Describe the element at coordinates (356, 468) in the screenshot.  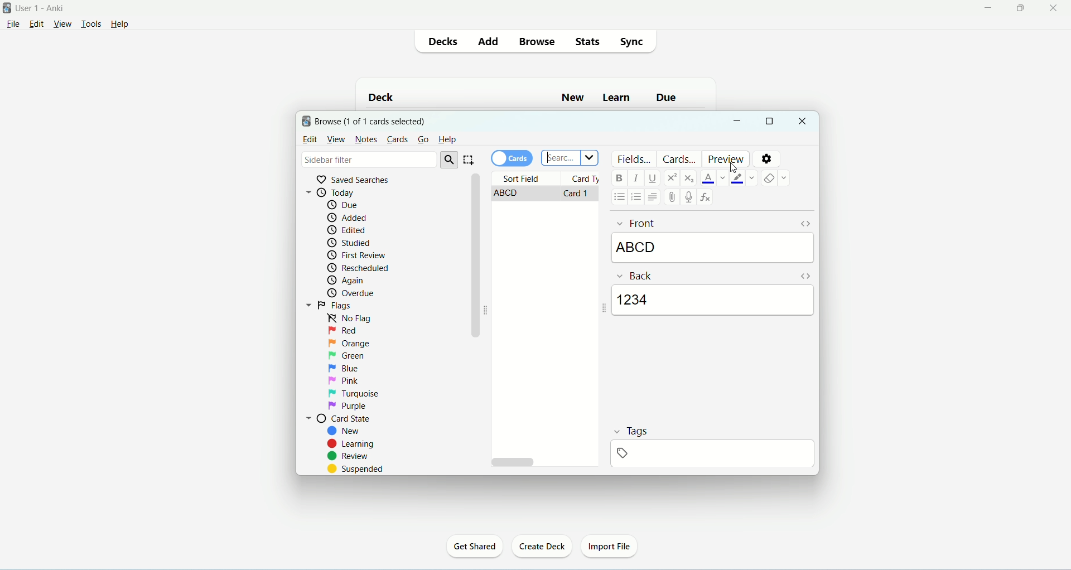
I see `suspended` at that location.